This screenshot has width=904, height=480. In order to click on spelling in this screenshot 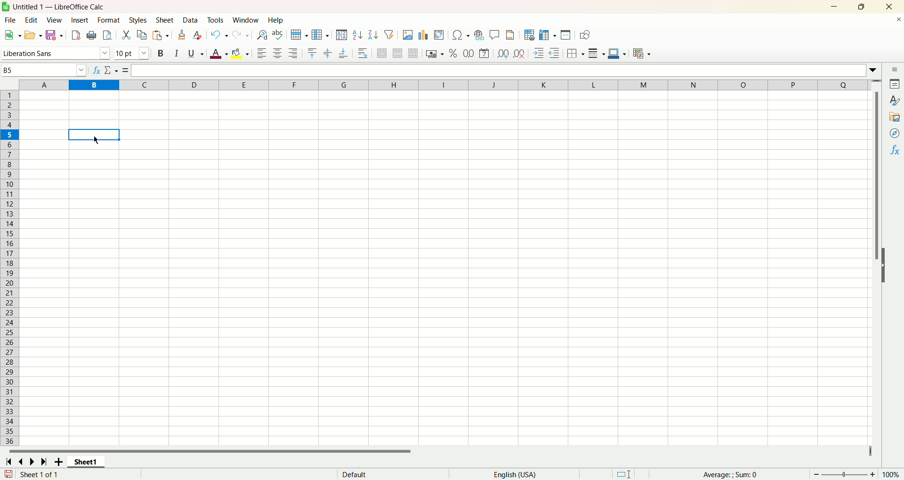, I will do `click(277, 35)`.